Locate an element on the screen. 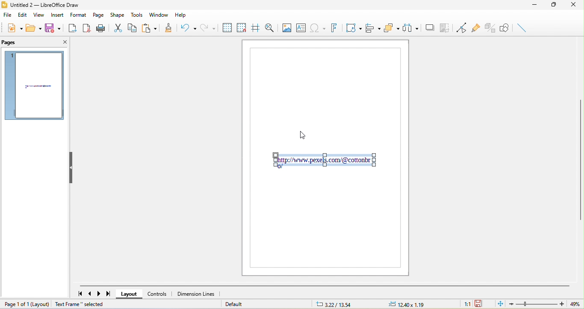 The width and height of the screenshot is (584, 309). text box is located at coordinates (301, 28).